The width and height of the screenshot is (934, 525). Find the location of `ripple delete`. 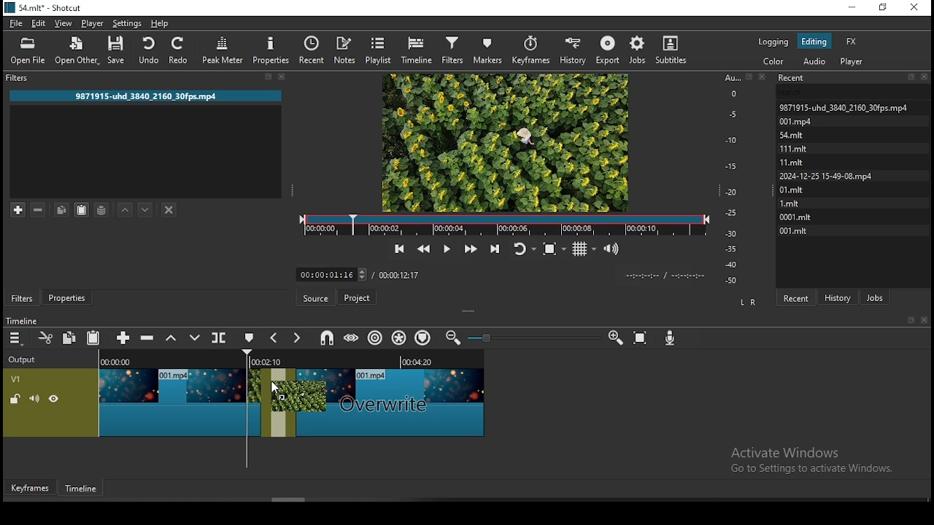

ripple delete is located at coordinates (147, 337).